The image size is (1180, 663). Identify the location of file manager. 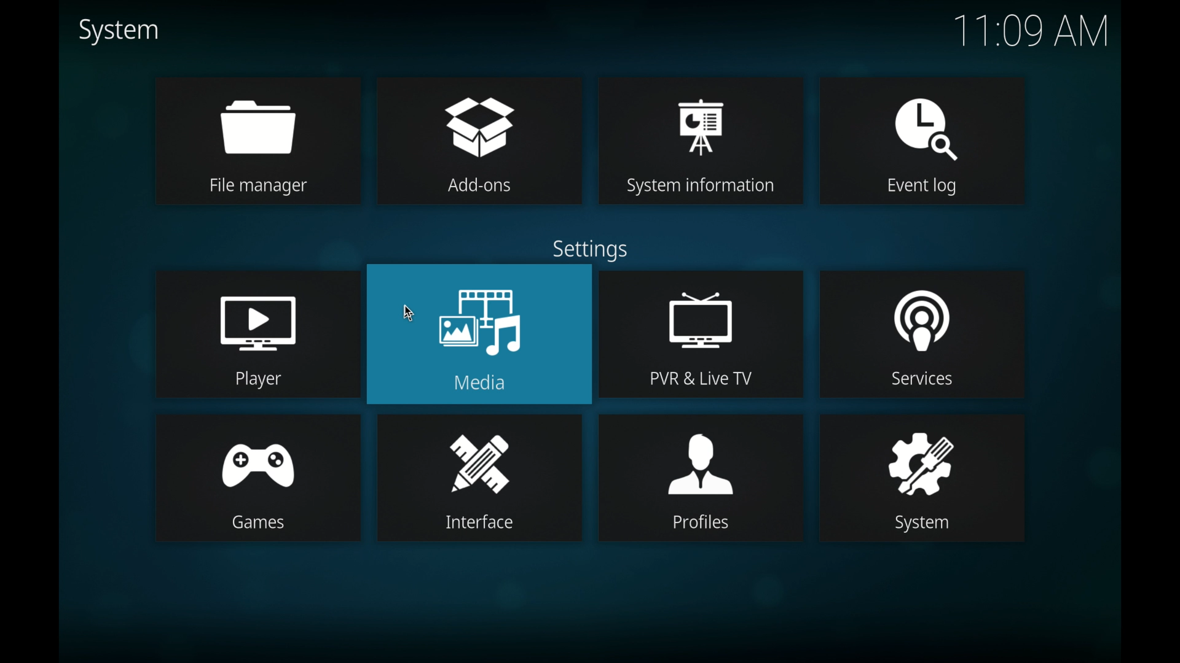
(254, 139).